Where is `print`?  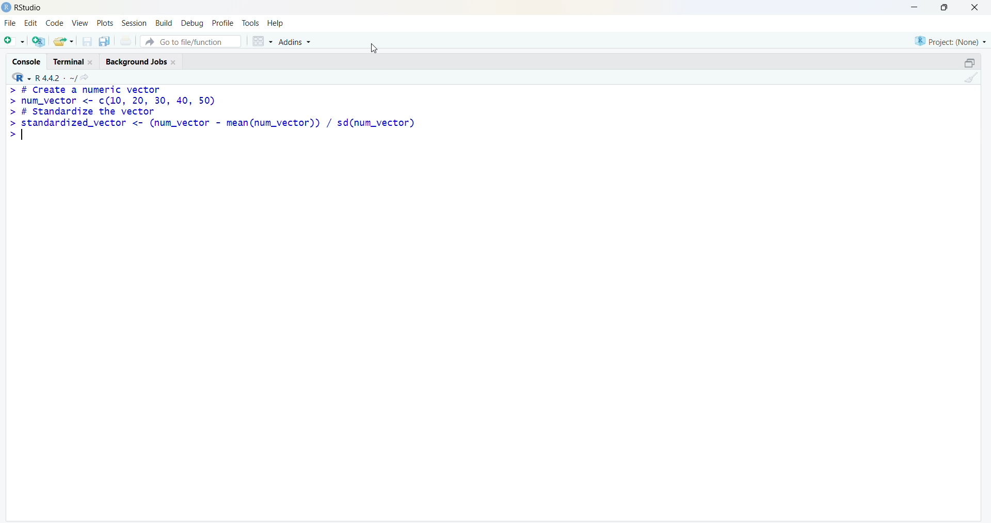 print is located at coordinates (126, 40).